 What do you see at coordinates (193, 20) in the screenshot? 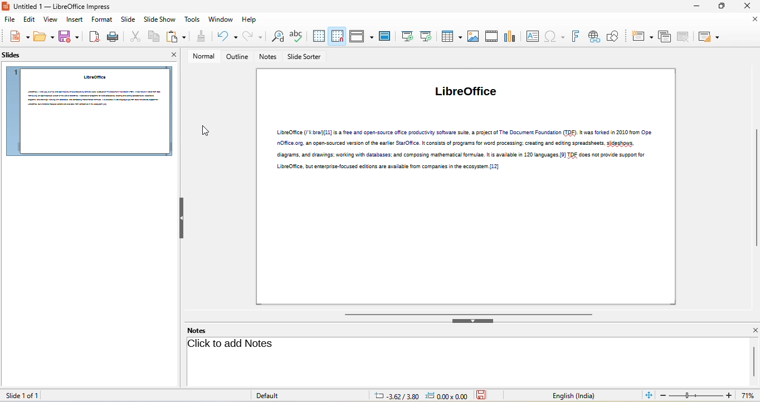
I see `tools` at bounding box center [193, 20].